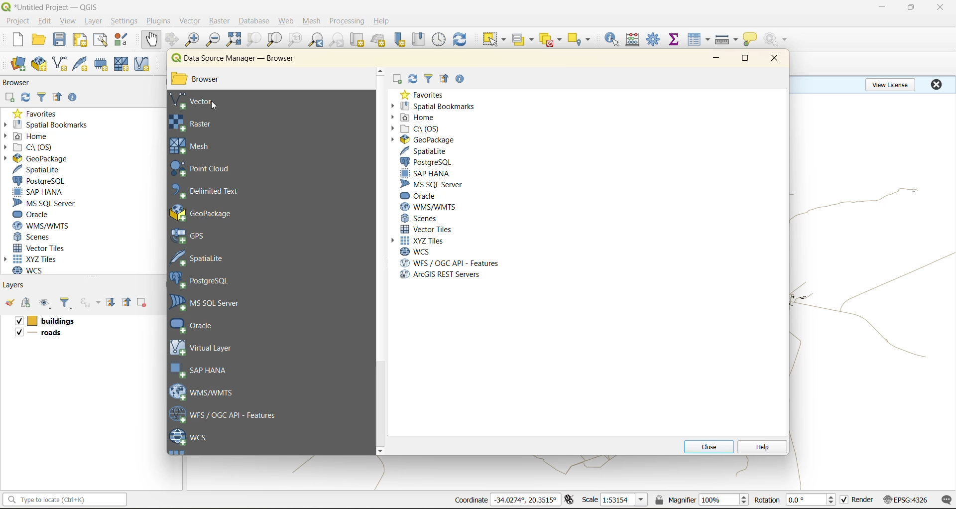 This screenshot has width=956, height=509. Describe the element at coordinates (215, 106) in the screenshot. I see `cursor` at that location.